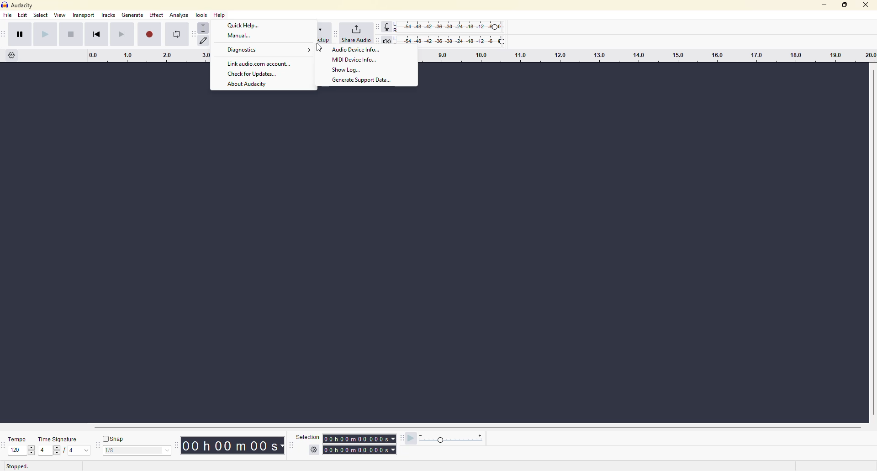 The image size is (877, 471). Describe the element at coordinates (305, 436) in the screenshot. I see `selection` at that location.